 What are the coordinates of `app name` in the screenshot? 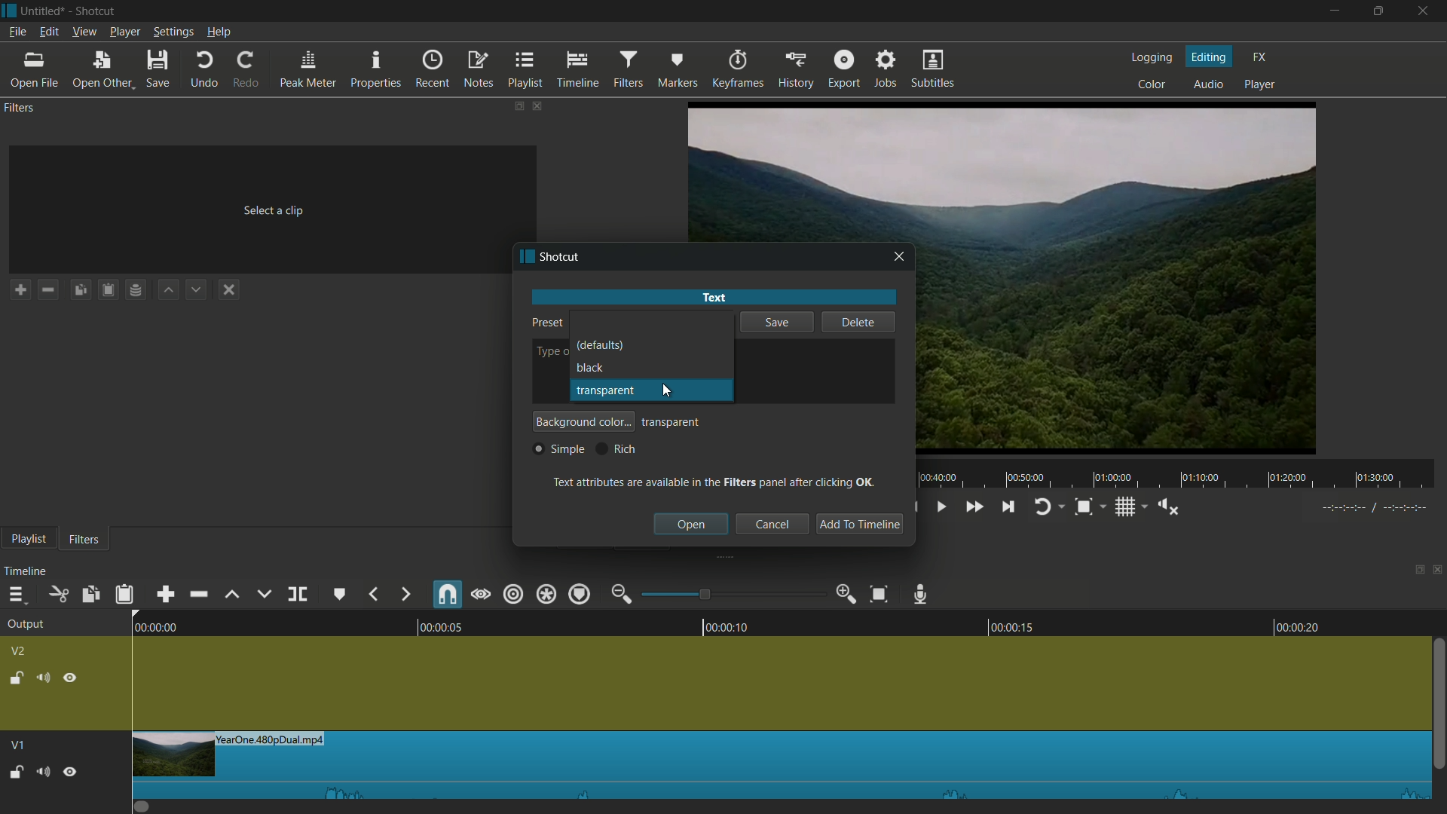 It's located at (97, 11).